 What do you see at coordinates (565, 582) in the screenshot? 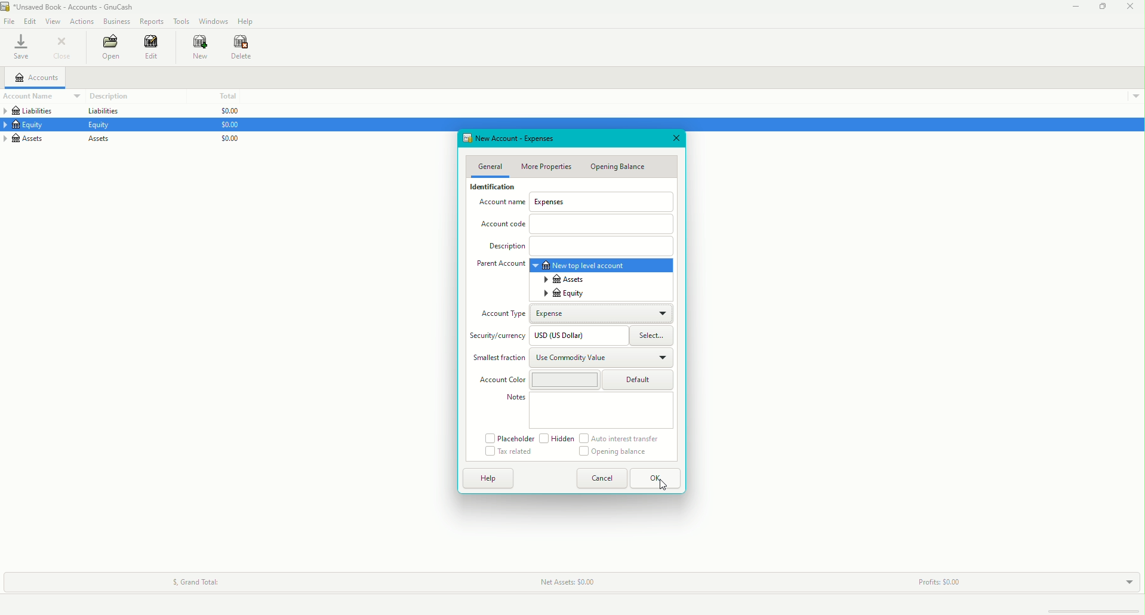
I see `Net Assets` at bounding box center [565, 582].